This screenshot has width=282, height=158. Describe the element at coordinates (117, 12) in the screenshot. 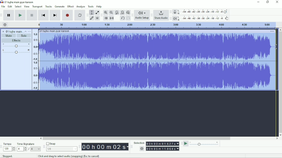

I see `Fit selection to width` at that location.